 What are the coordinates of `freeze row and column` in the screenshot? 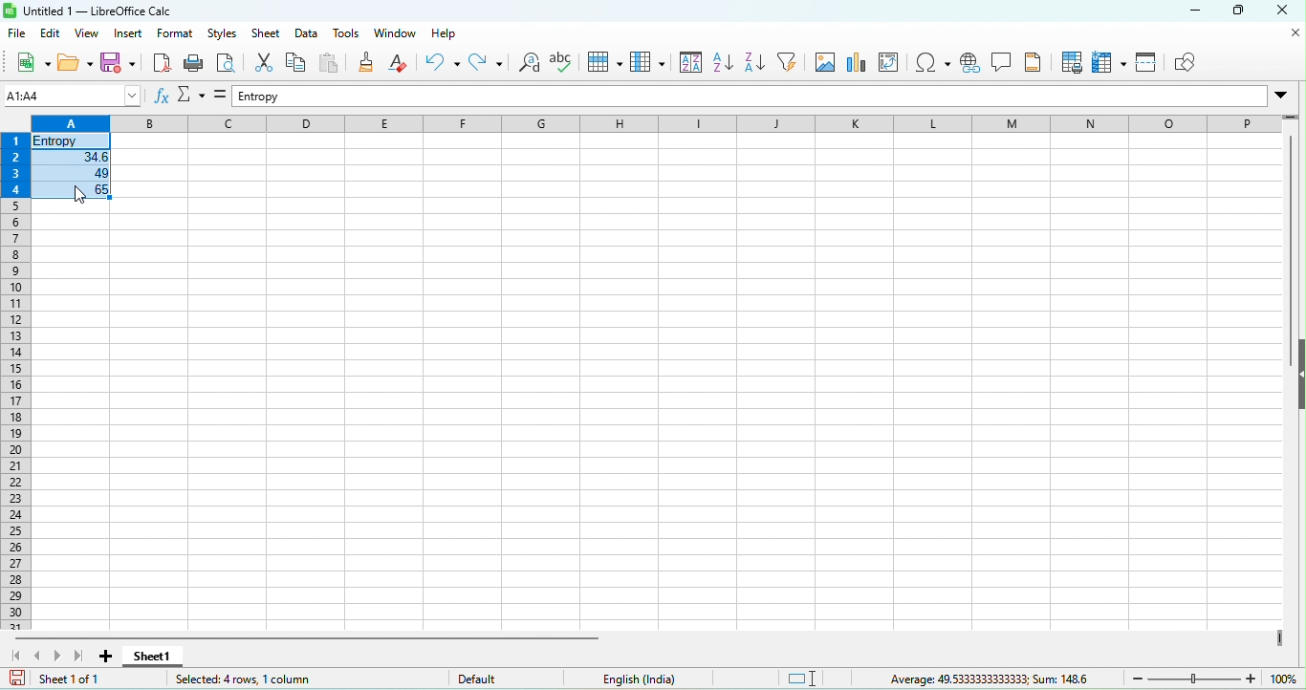 It's located at (1107, 65).